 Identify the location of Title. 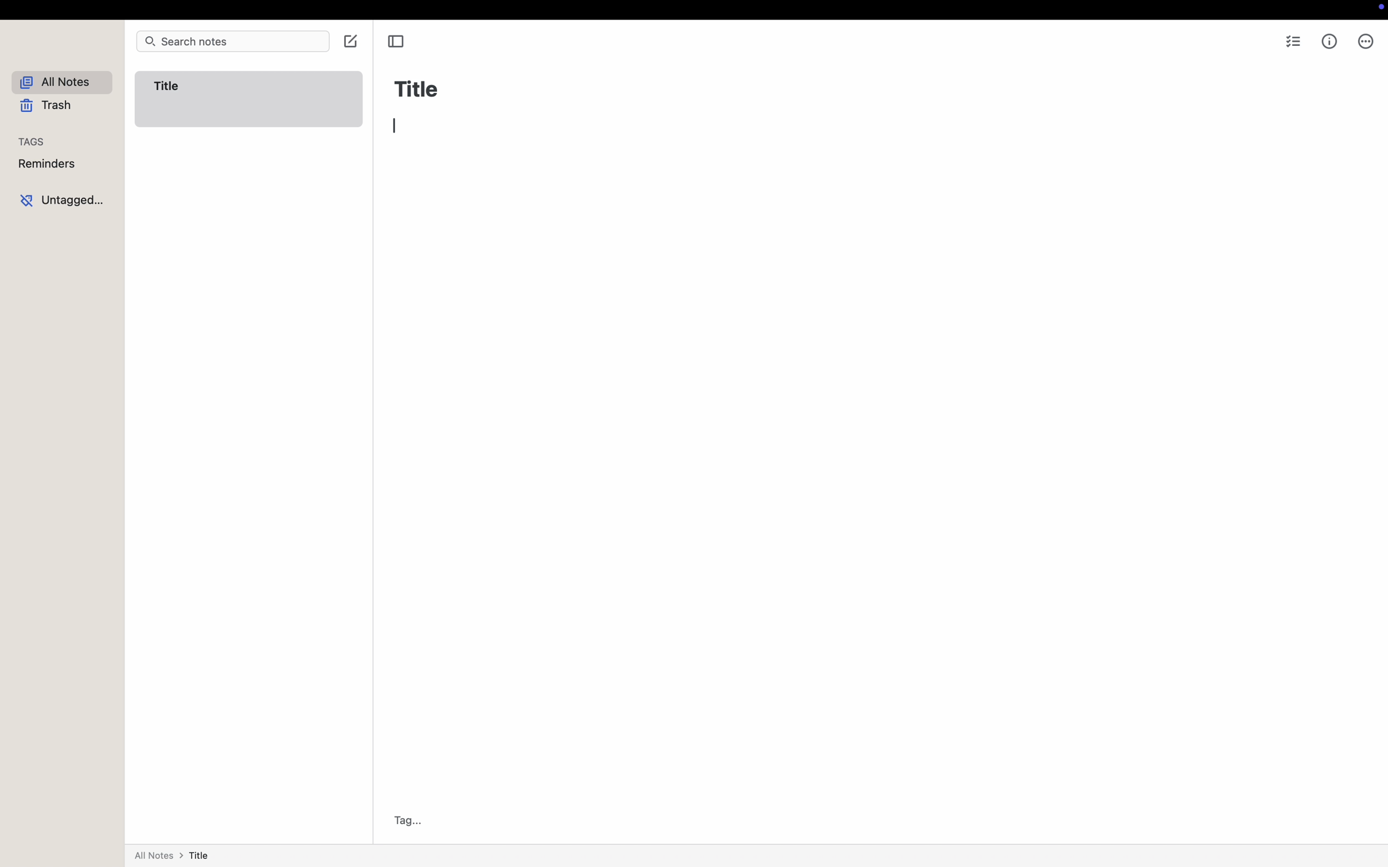
(419, 86).